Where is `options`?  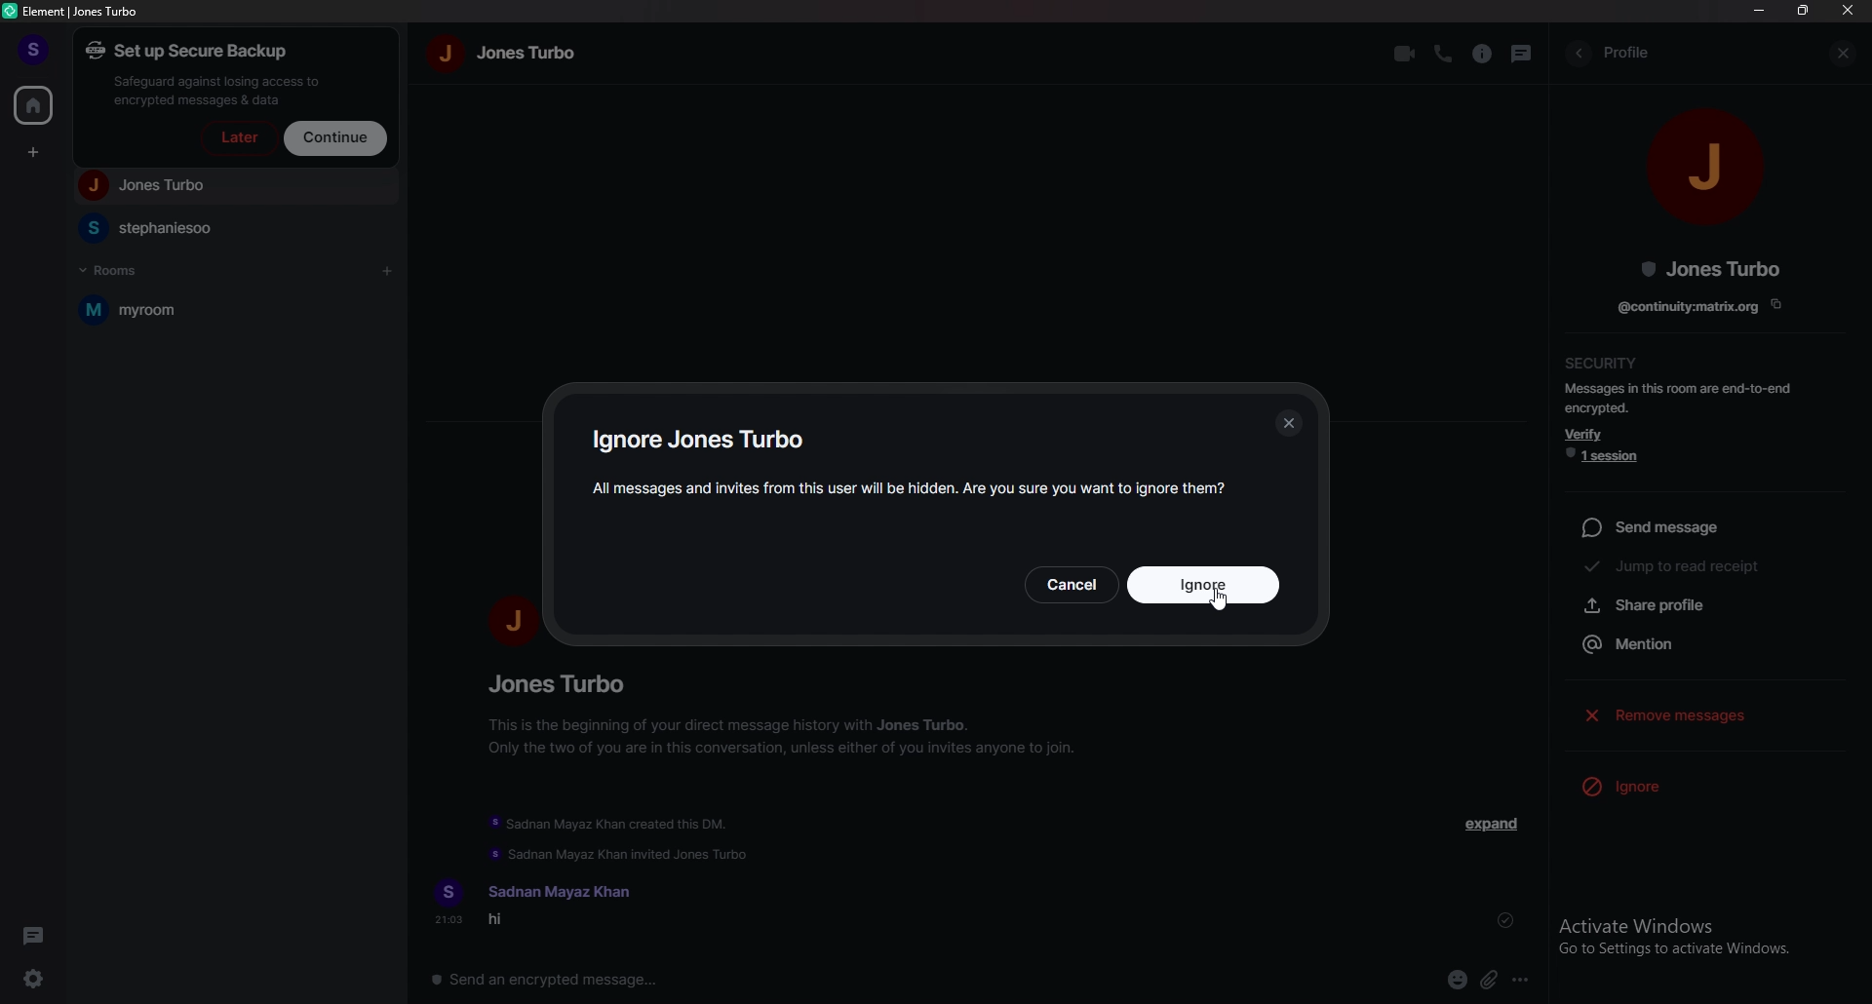
options is located at coordinates (1522, 981).